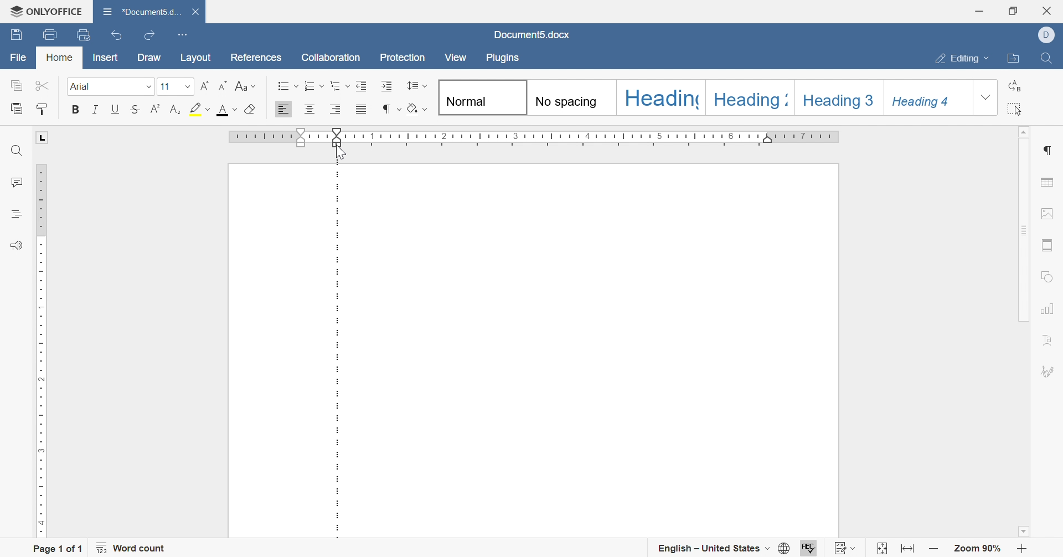 The height and width of the screenshot is (557, 1063). Describe the element at coordinates (1046, 33) in the screenshot. I see `dell` at that location.